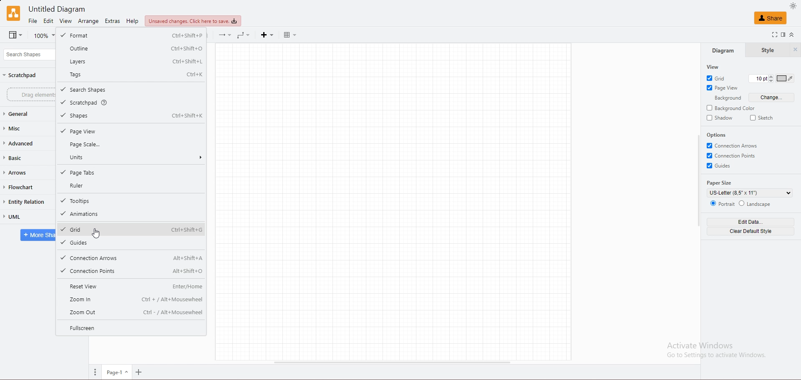 The width and height of the screenshot is (801, 380). I want to click on waypoint, so click(244, 35).